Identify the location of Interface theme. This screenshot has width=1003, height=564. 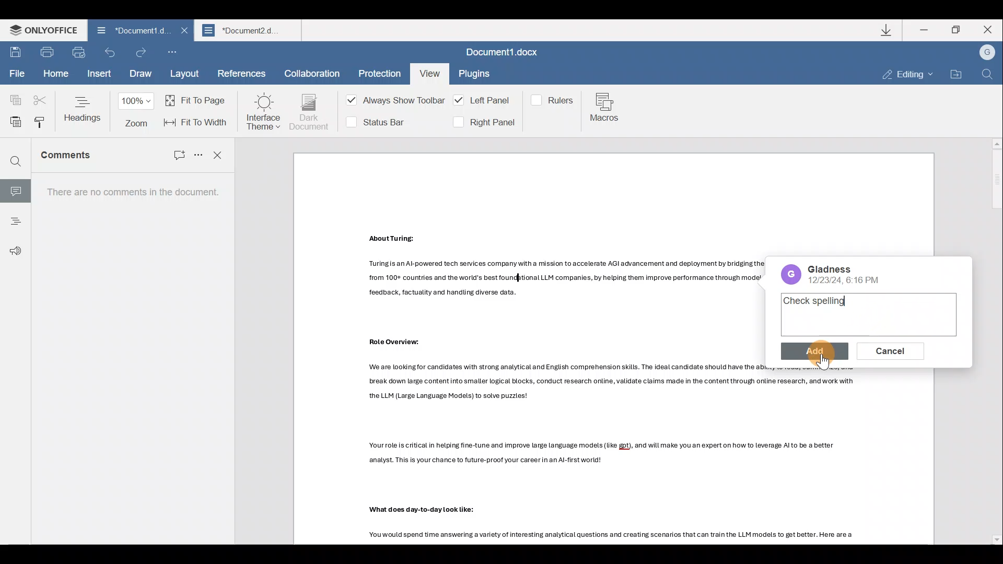
(263, 112).